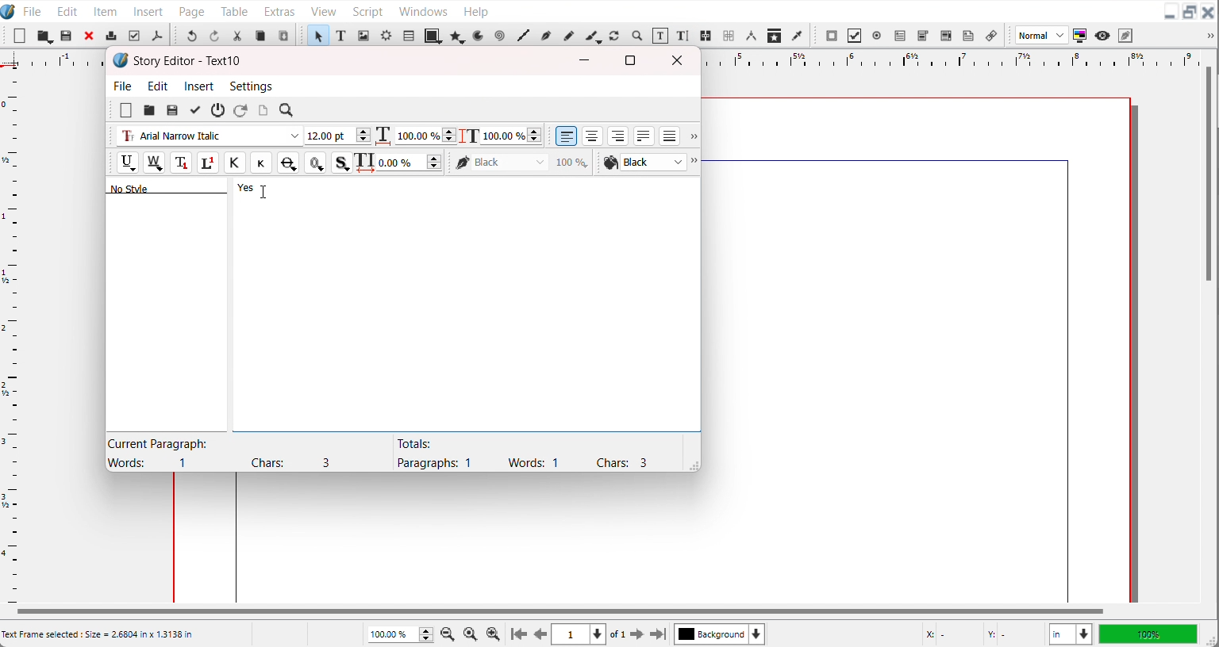 This screenshot has height=647, width=1219. I want to click on Close, so click(680, 60).